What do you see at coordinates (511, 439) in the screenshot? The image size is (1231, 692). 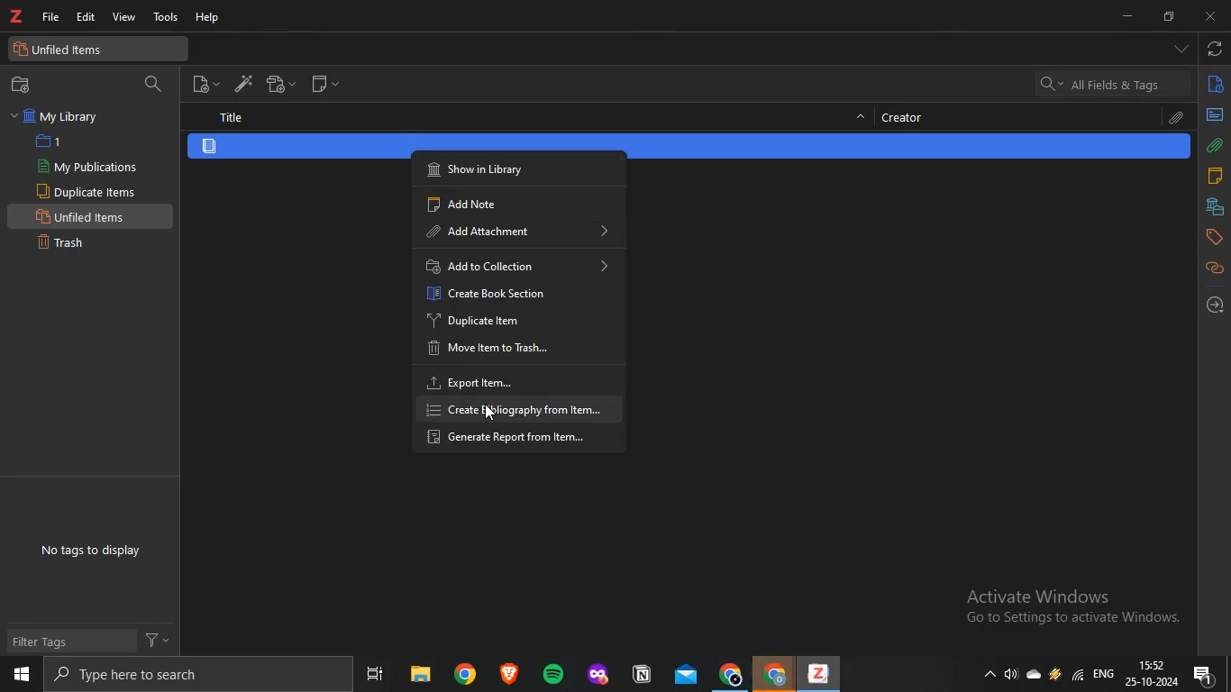 I see `Generate Report from Item...` at bounding box center [511, 439].